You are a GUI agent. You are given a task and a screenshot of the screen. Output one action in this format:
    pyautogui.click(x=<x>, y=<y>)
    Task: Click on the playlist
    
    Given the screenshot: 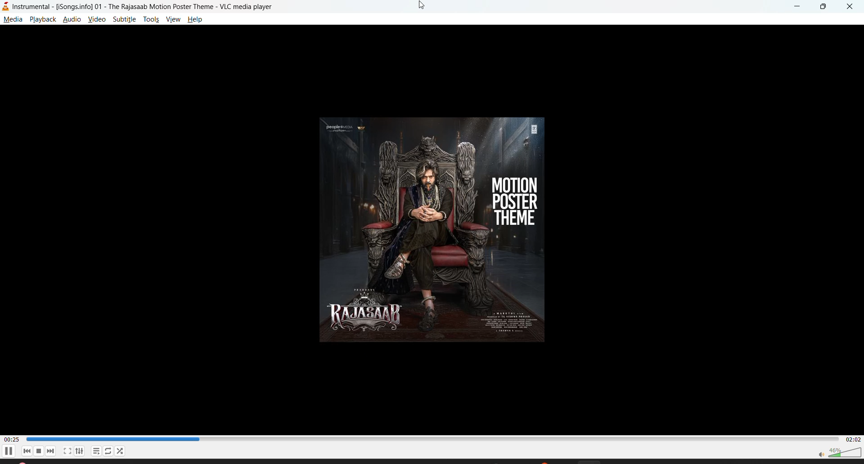 What is the action you would take?
    pyautogui.click(x=96, y=451)
    